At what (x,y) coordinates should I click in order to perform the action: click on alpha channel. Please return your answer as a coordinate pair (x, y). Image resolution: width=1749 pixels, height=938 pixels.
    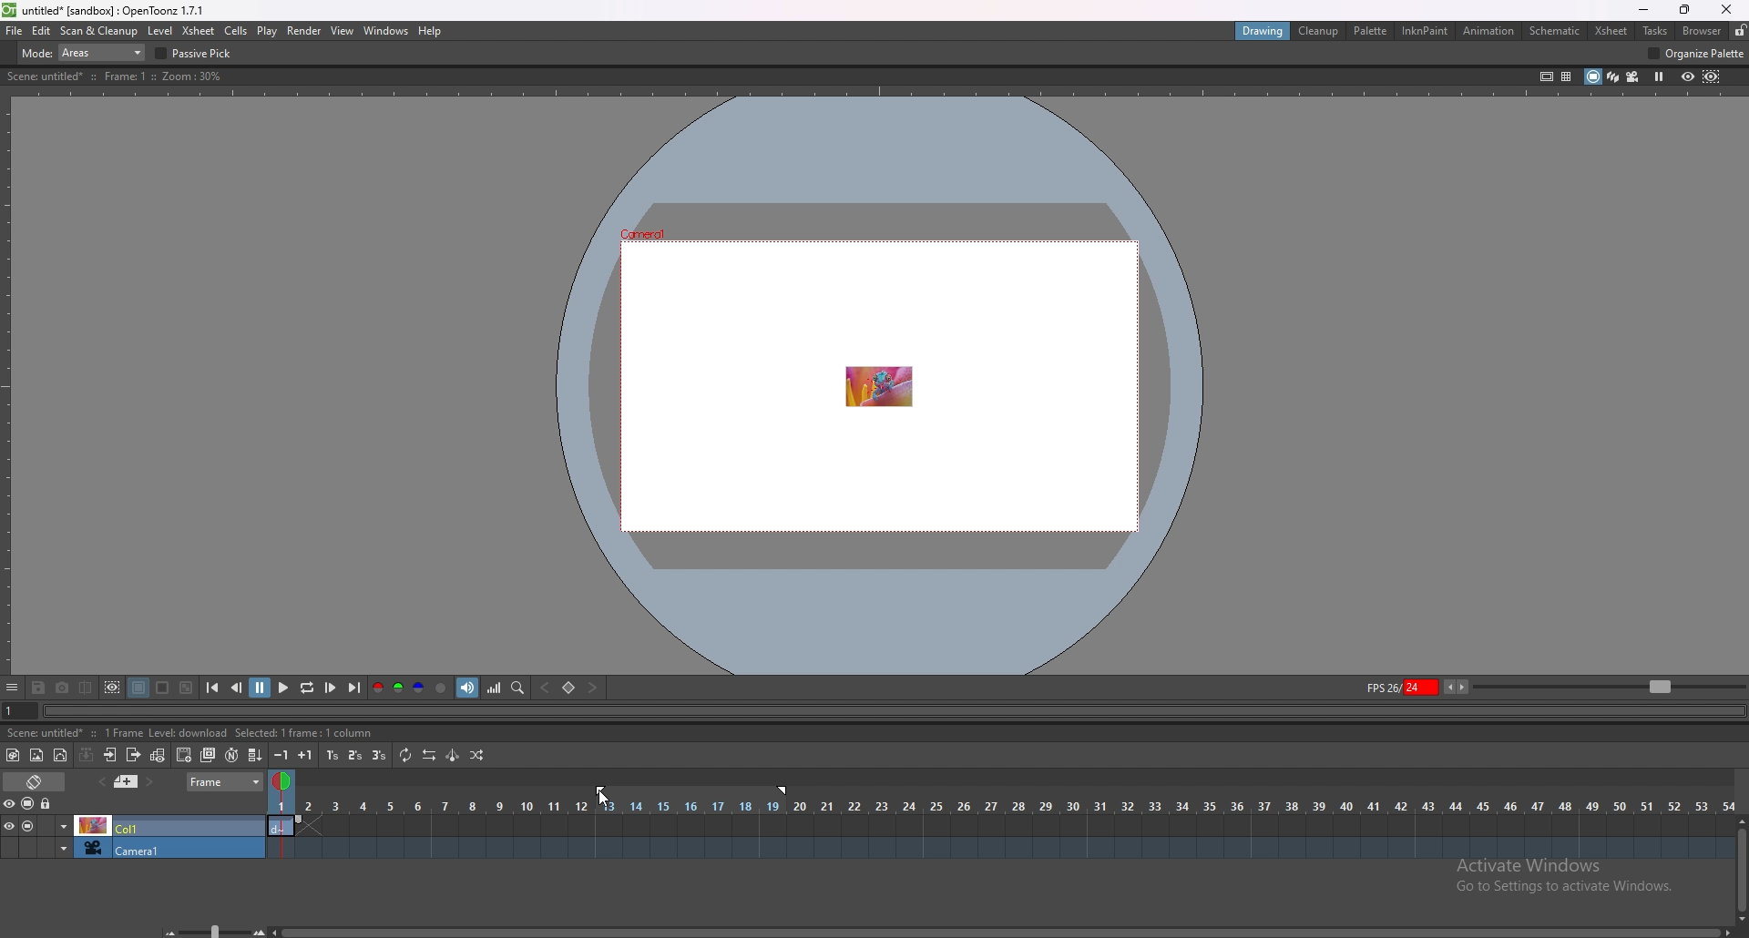
    Looking at the image, I should click on (442, 688).